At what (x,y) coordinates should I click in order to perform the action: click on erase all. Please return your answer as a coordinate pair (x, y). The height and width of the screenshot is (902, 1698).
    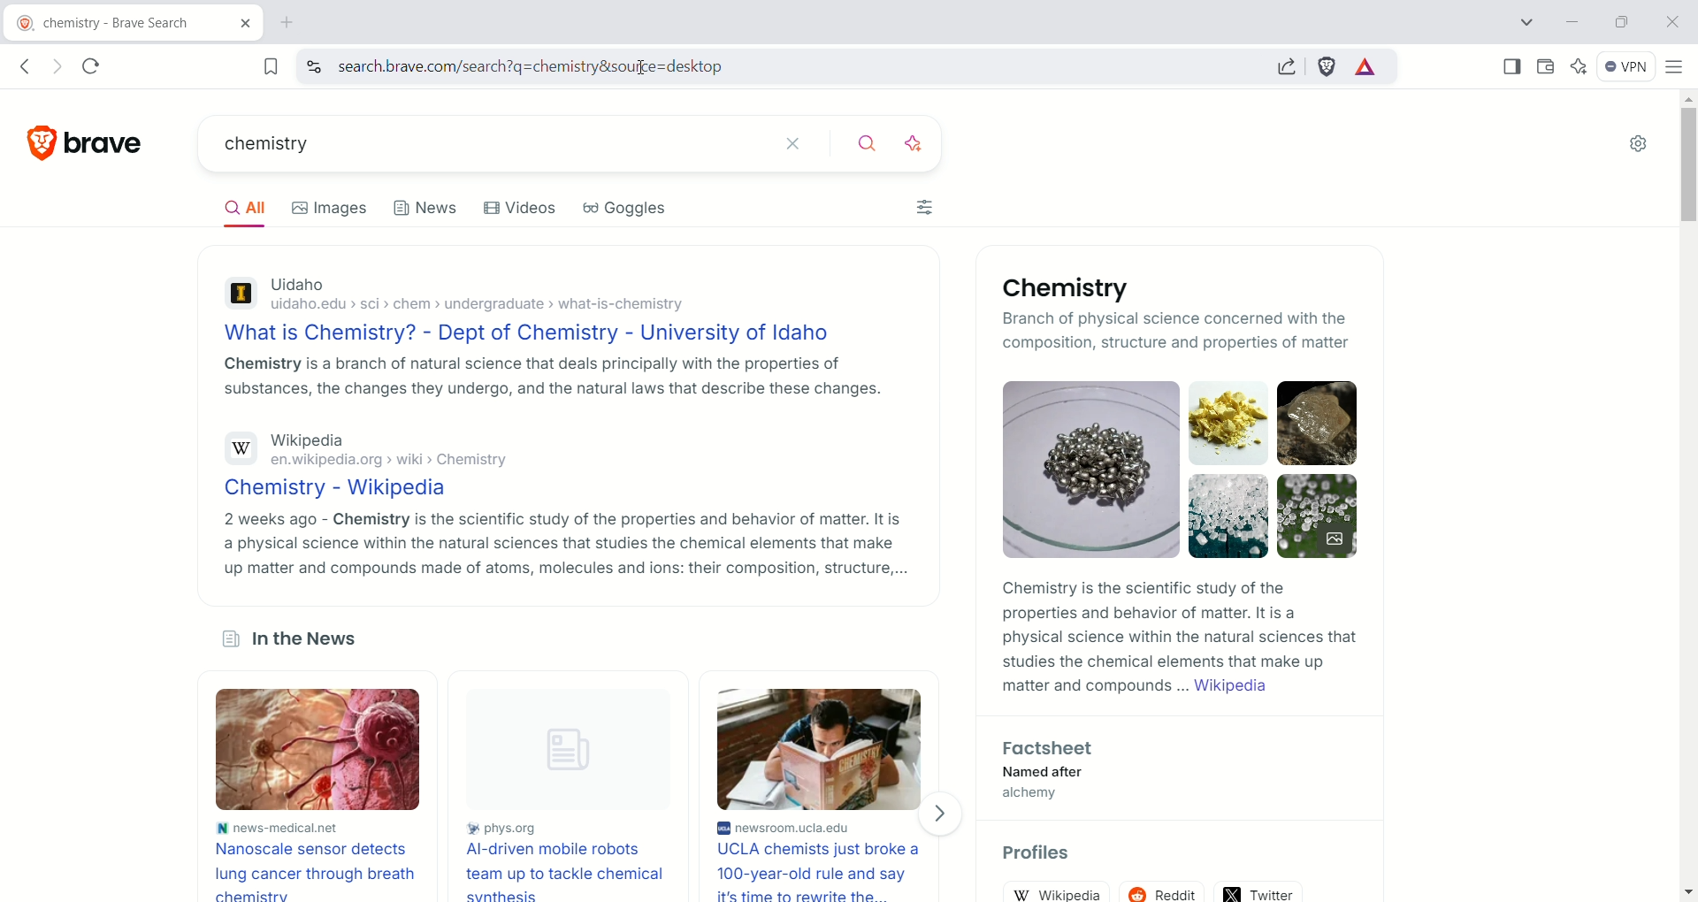
    Looking at the image, I should click on (804, 145).